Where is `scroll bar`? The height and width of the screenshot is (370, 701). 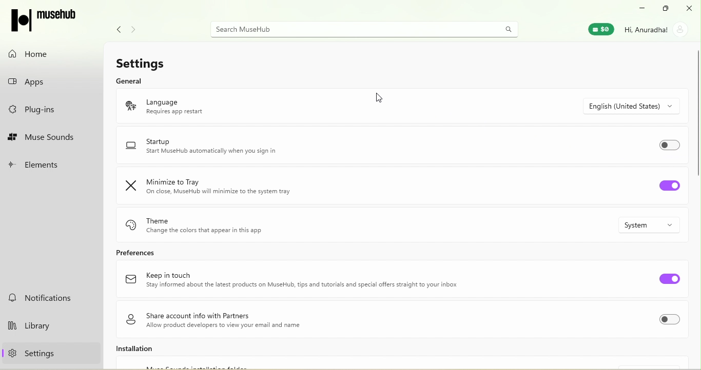
scroll bar is located at coordinates (694, 114).